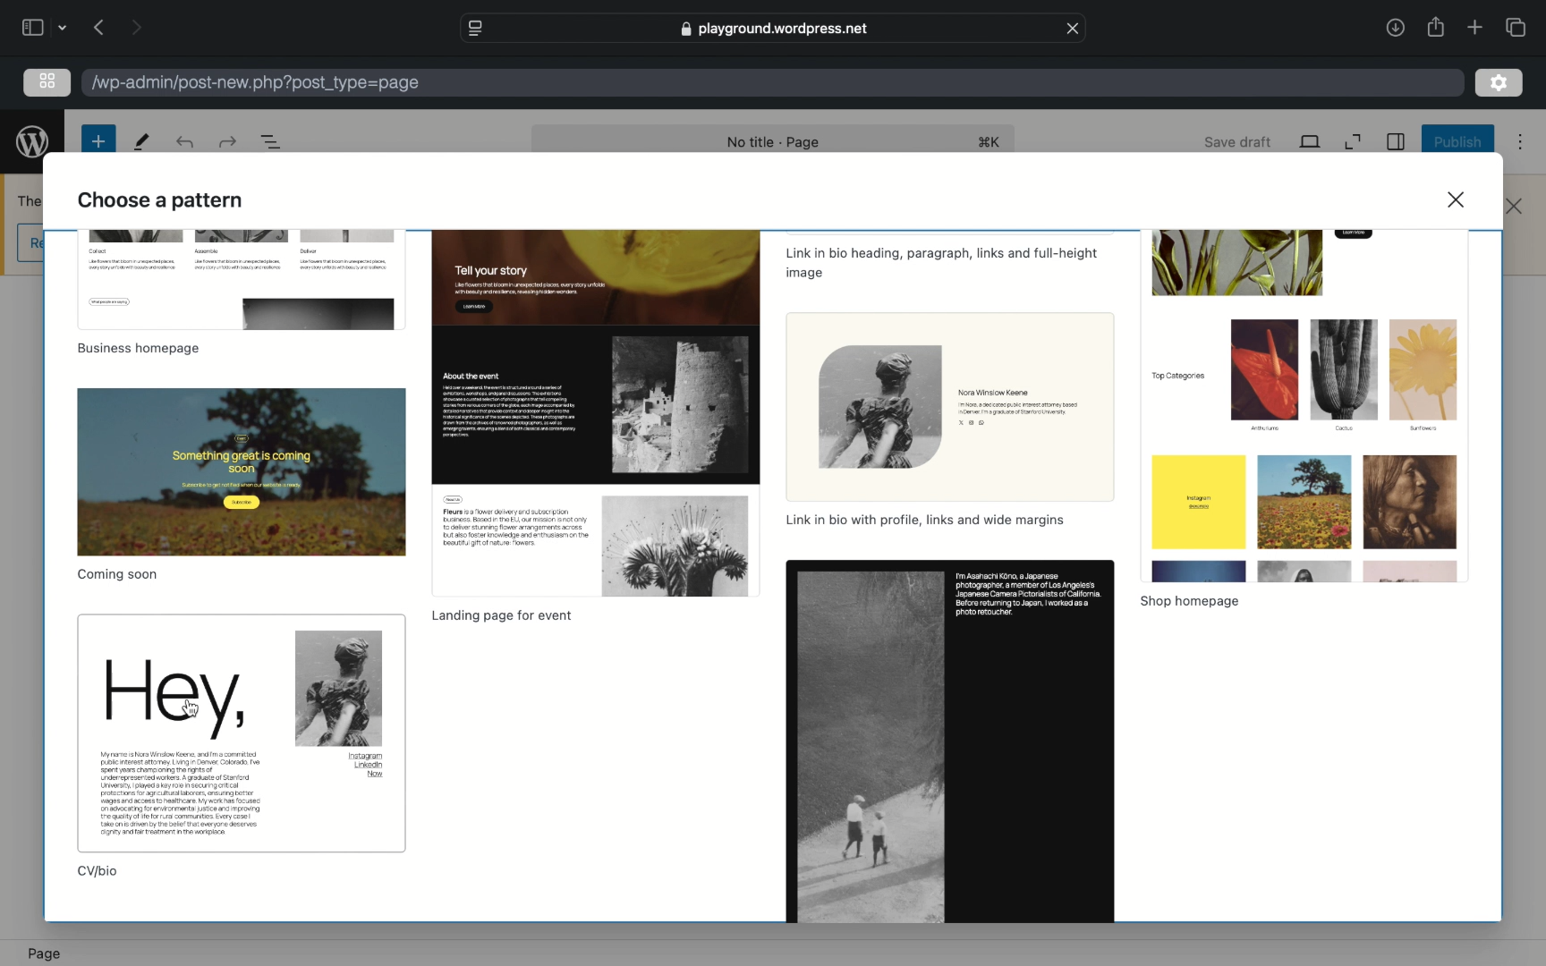  I want to click on shop homepage, so click(1190, 602).